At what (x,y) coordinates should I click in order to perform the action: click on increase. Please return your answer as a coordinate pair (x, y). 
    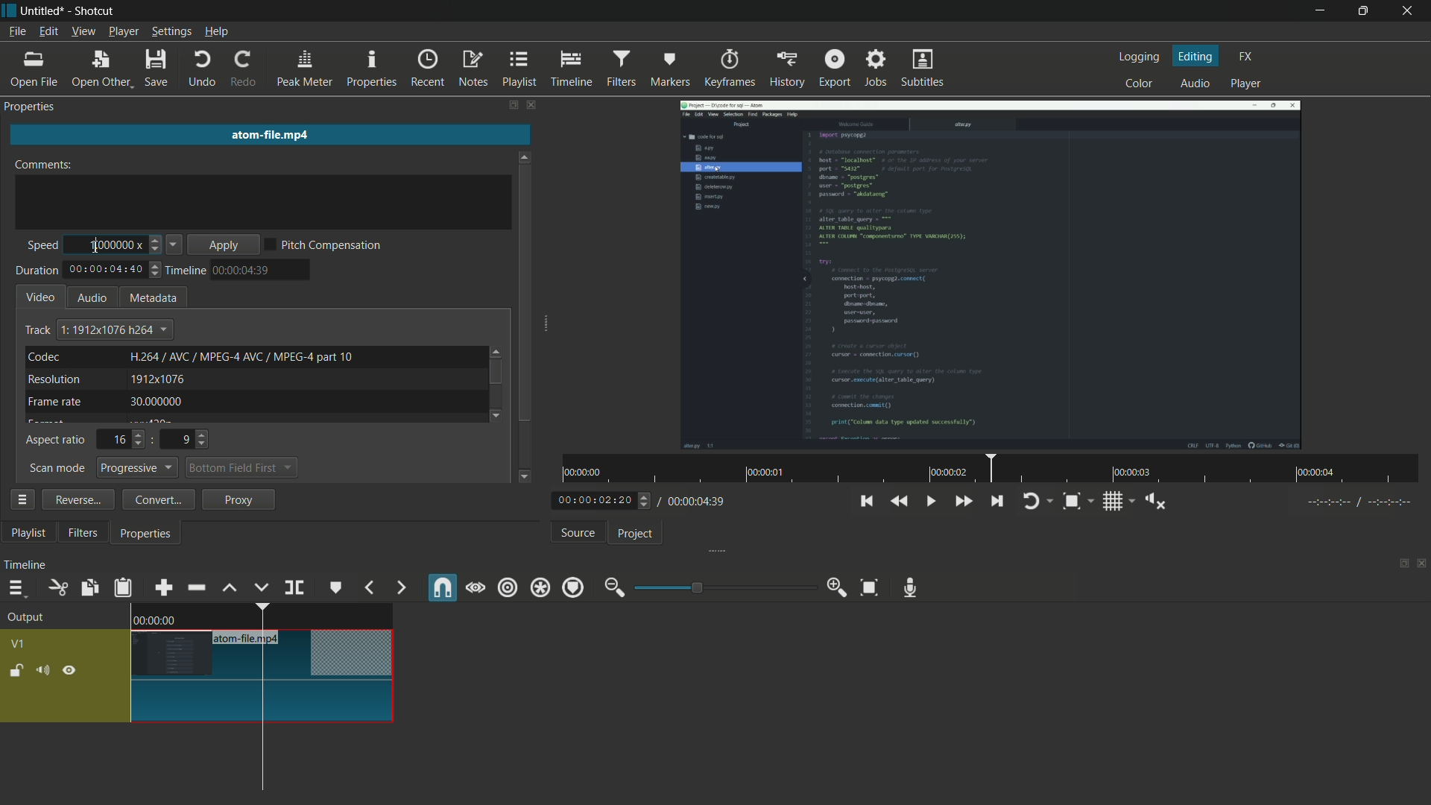
    Looking at the image, I should click on (157, 239).